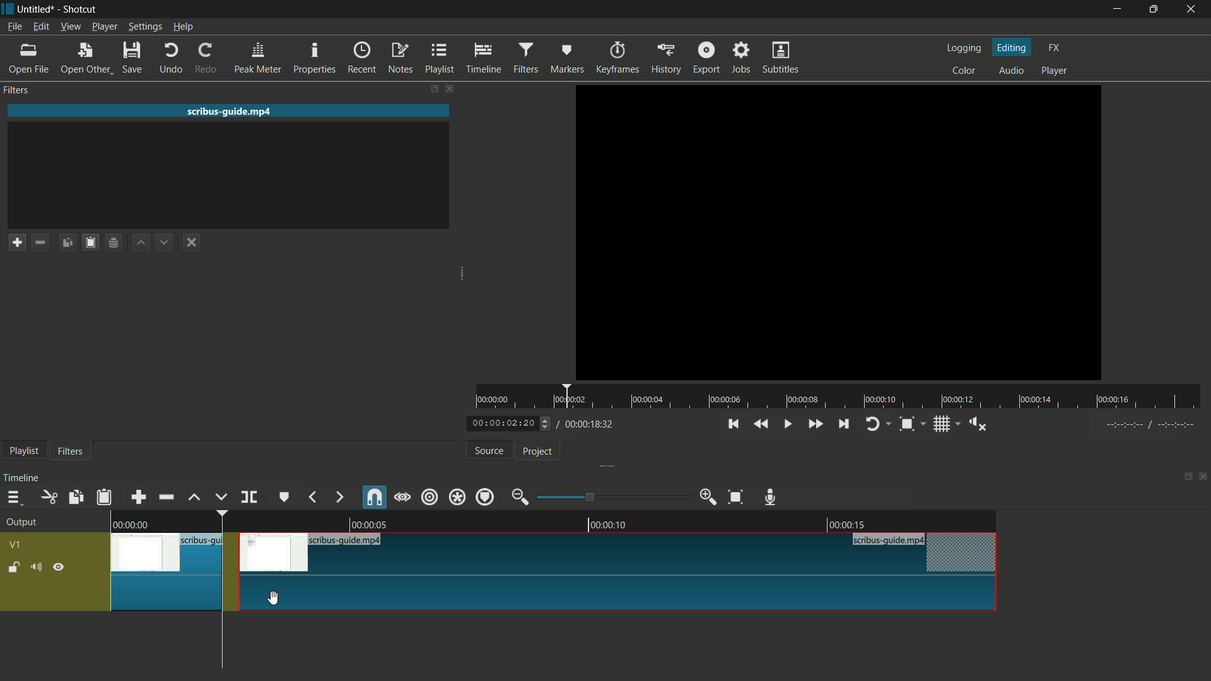 The height and width of the screenshot is (681, 1211). Describe the element at coordinates (1155, 9) in the screenshot. I see `maximize` at that location.